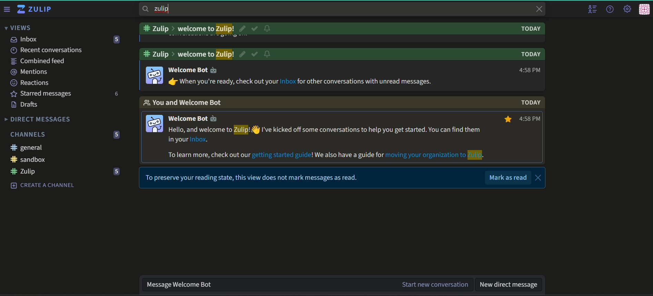 The image size is (653, 296). Describe the element at coordinates (188, 55) in the screenshot. I see `text` at that location.